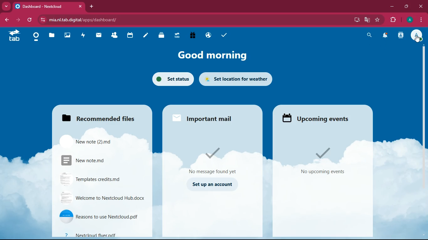 This screenshot has height=240, width=428. Describe the element at coordinates (317, 117) in the screenshot. I see `upcoming events` at that location.